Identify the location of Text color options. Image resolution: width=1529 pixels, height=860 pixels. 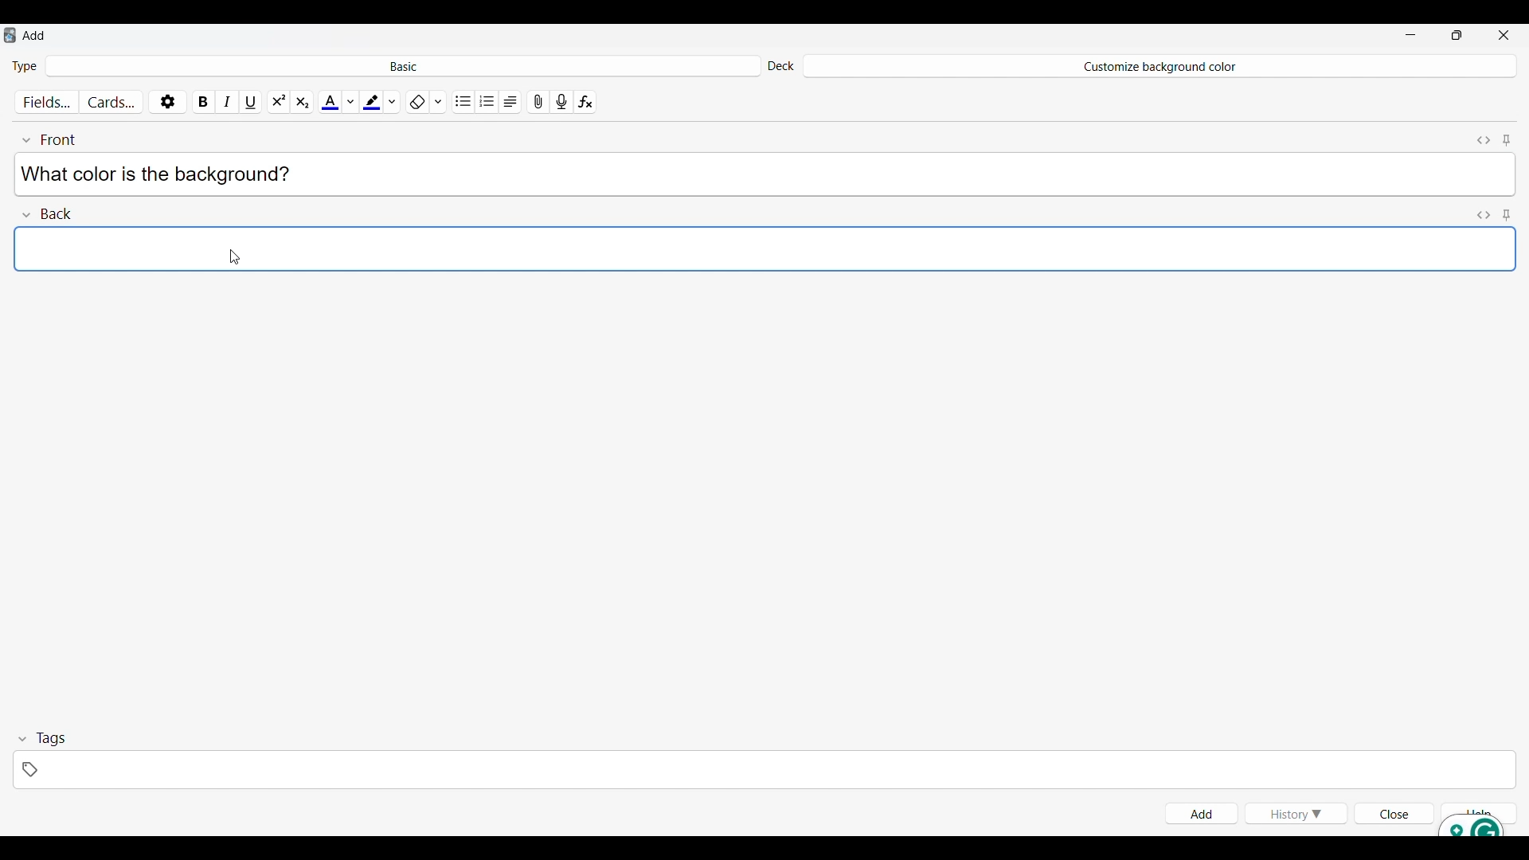
(350, 100).